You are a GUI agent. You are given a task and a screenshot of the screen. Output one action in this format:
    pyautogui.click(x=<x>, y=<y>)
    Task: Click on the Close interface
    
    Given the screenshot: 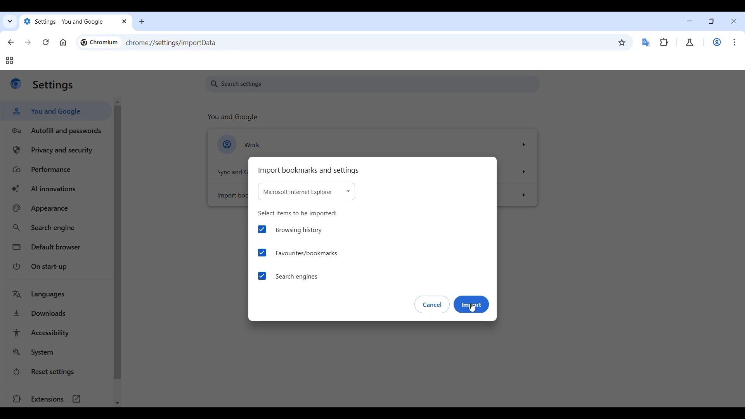 What is the action you would take?
    pyautogui.click(x=734, y=21)
    